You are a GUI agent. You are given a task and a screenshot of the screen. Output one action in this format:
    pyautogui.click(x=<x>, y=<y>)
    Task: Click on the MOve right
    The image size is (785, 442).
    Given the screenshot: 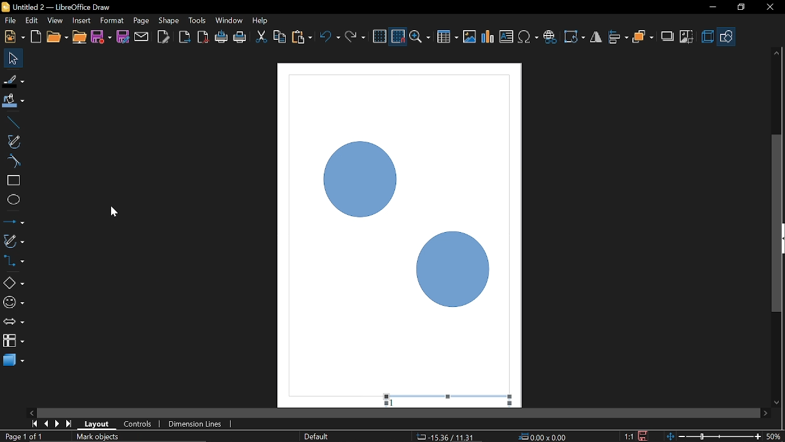 What is the action you would take?
    pyautogui.click(x=765, y=413)
    